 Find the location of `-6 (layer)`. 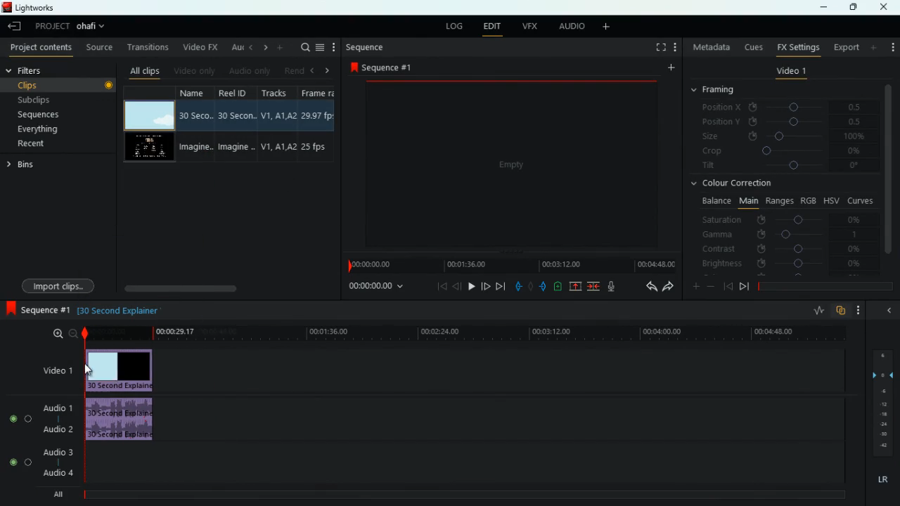

-6 (layer) is located at coordinates (882, 391).